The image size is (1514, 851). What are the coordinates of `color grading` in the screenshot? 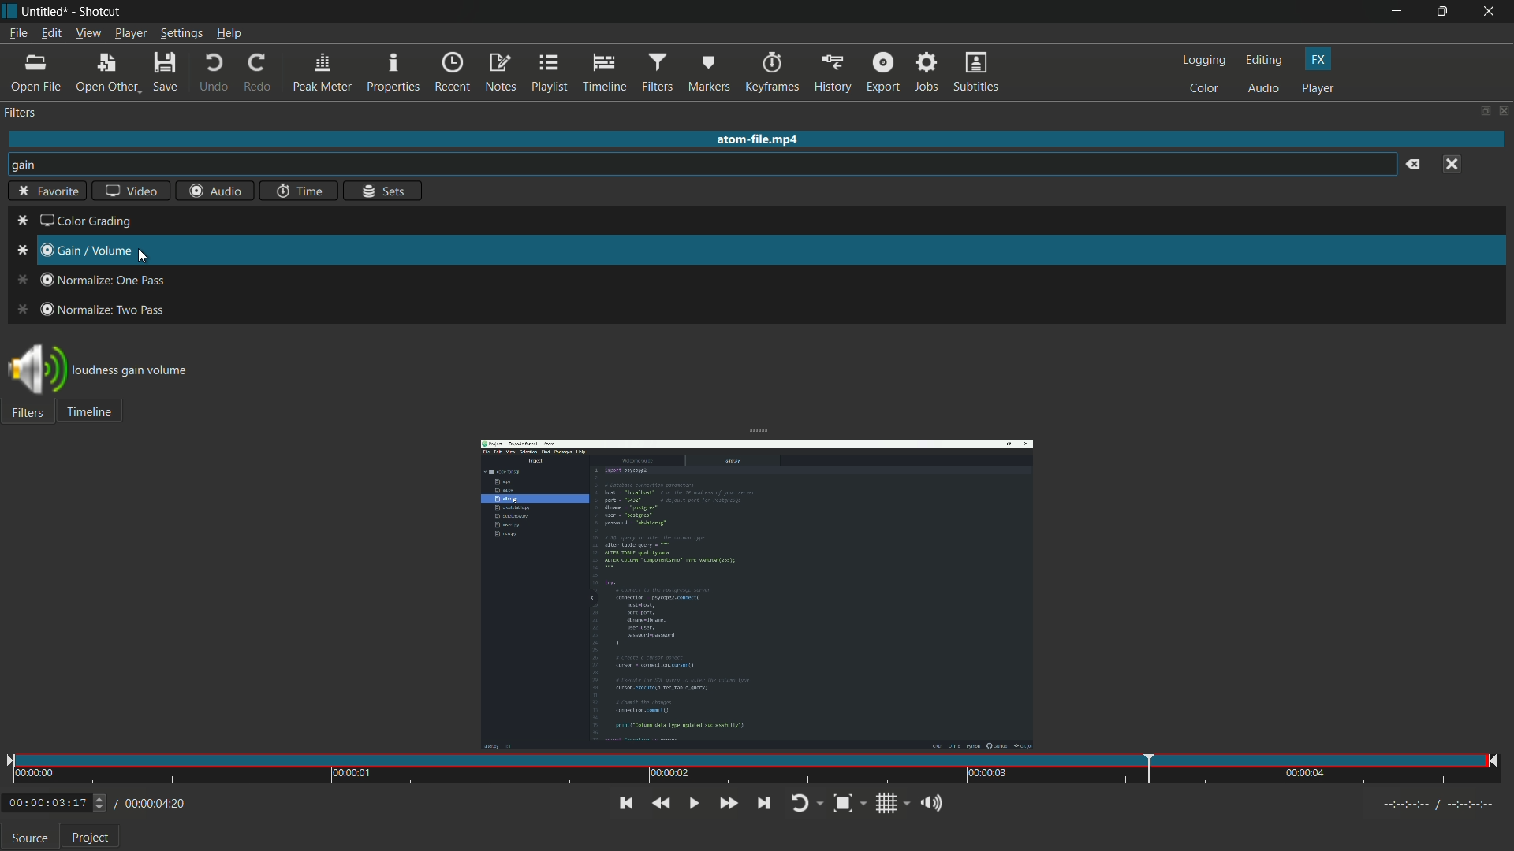 It's located at (74, 222).